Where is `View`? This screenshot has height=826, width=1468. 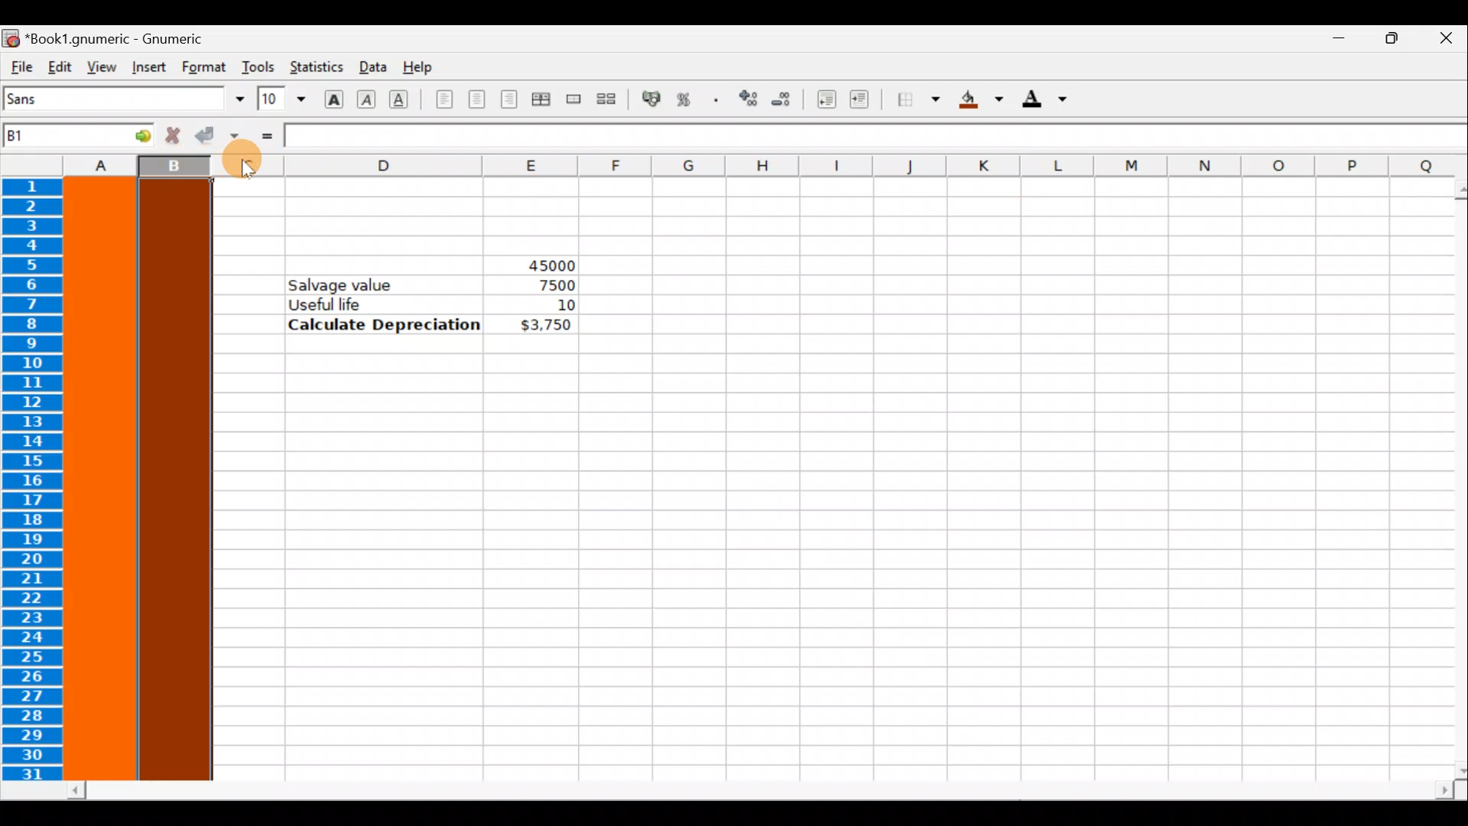 View is located at coordinates (97, 66).